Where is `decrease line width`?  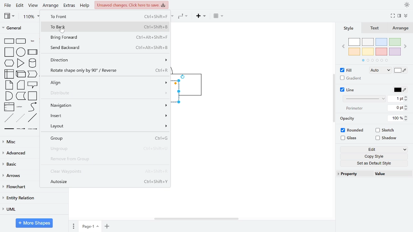
decrease line width is located at coordinates (407, 101).